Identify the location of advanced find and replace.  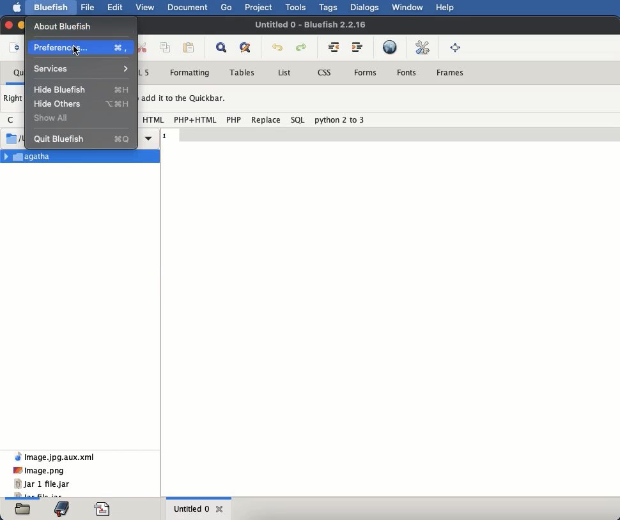
(248, 48).